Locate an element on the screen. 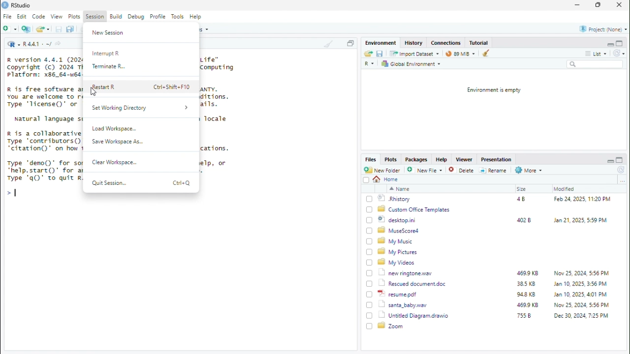  search box is located at coordinates (595, 64).